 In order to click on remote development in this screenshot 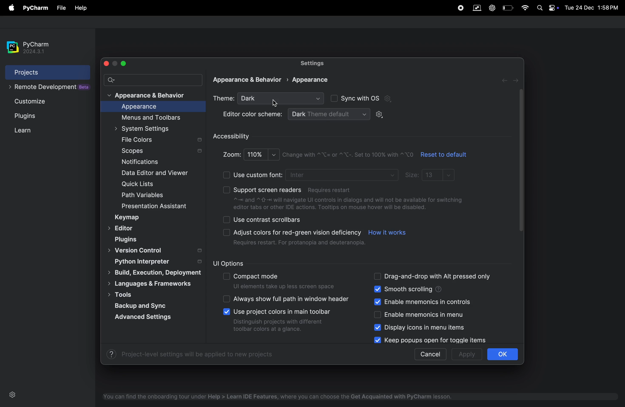, I will do `click(47, 89)`.